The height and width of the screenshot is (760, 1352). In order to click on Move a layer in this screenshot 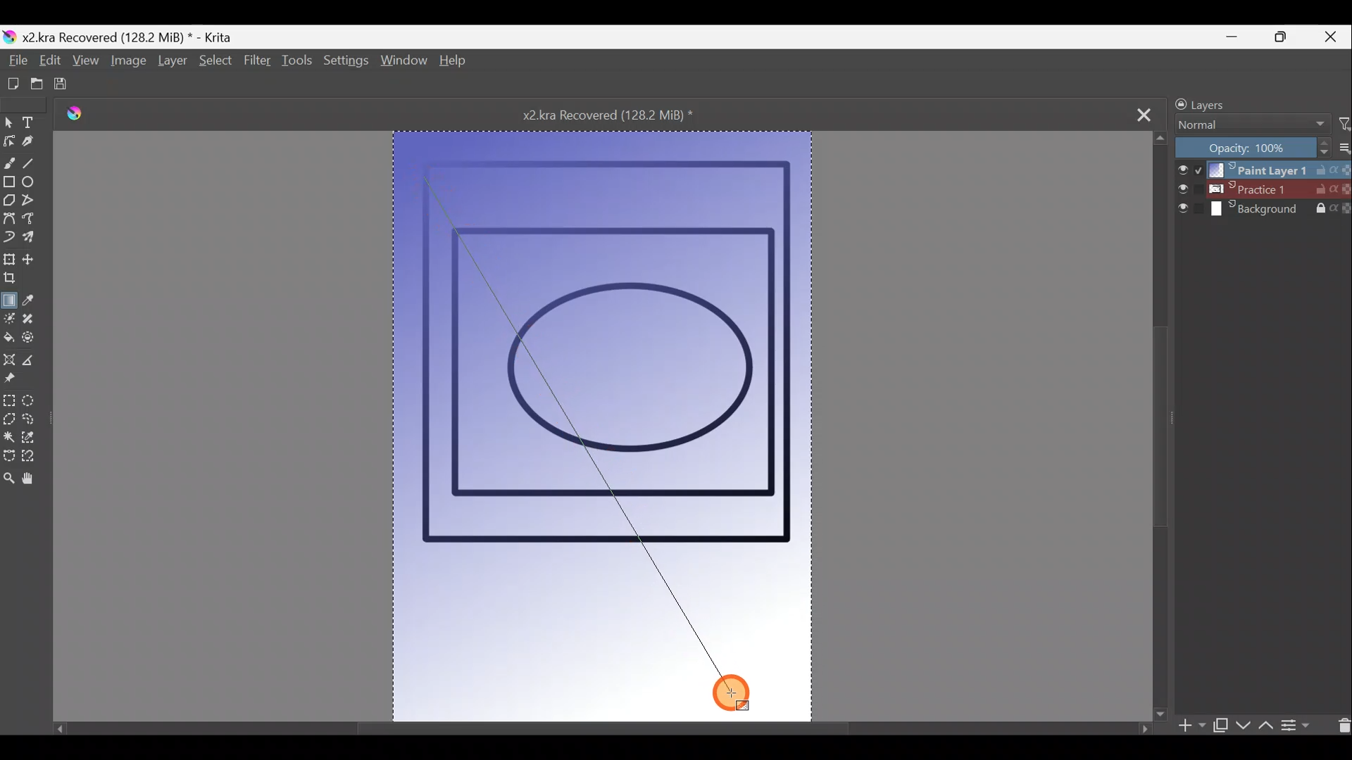, I will do `click(35, 259)`.